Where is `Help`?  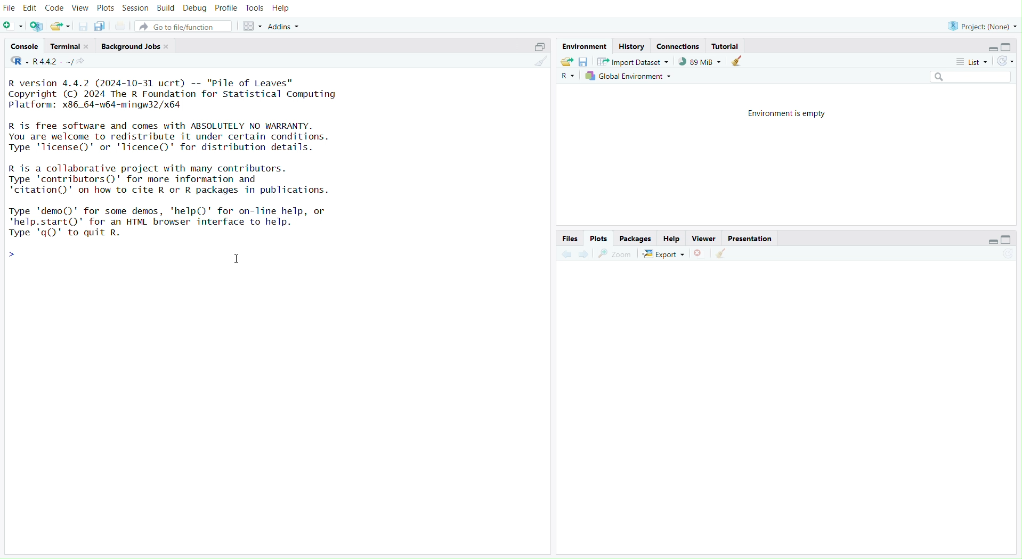
Help is located at coordinates (672, 238).